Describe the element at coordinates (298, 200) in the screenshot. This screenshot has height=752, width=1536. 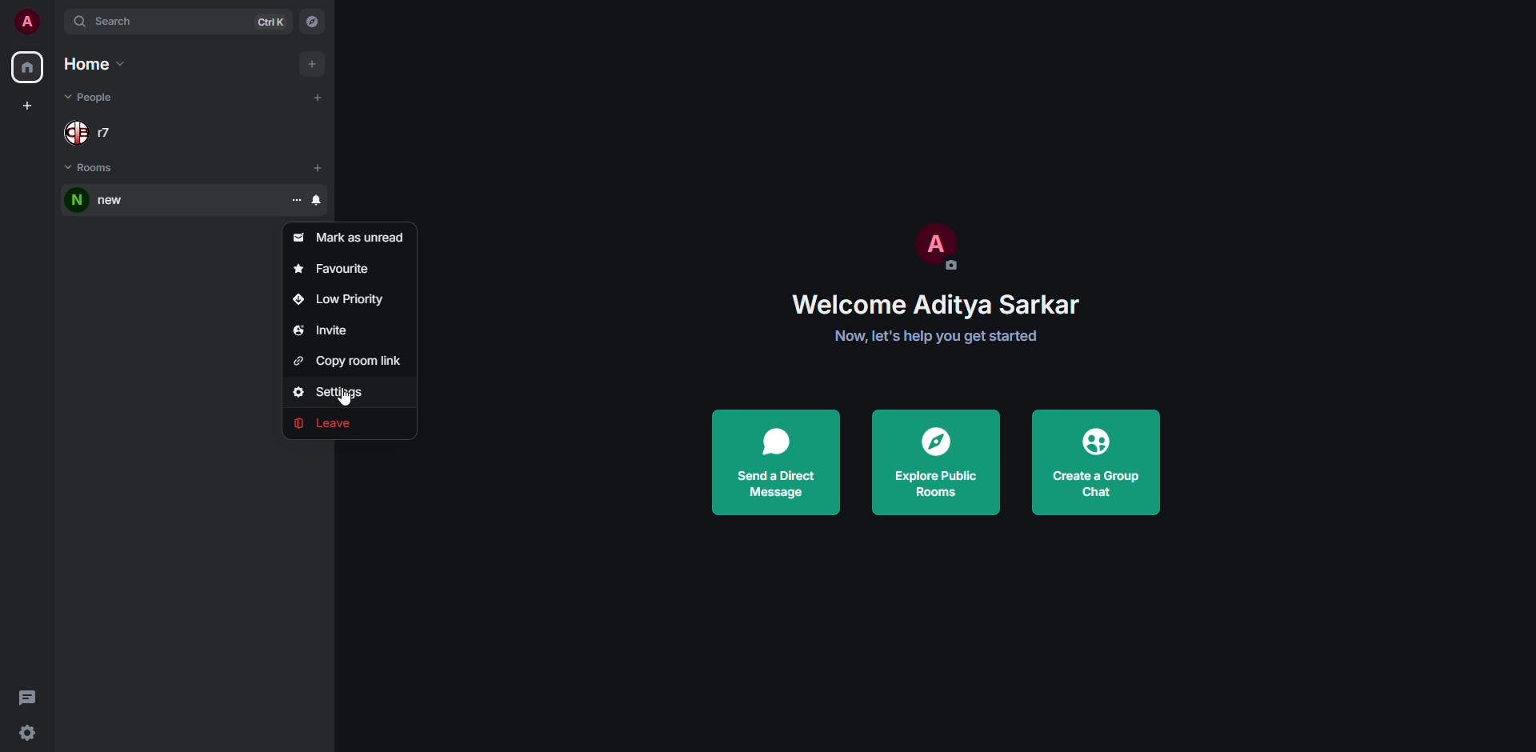
I see `room options` at that location.